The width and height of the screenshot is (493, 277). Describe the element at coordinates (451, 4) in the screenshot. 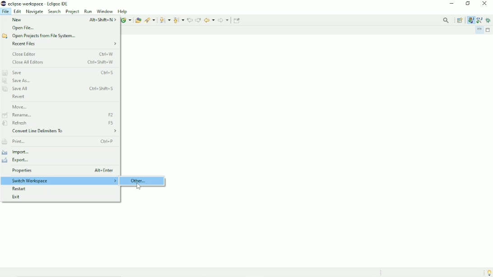

I see `Minimize` at that location.